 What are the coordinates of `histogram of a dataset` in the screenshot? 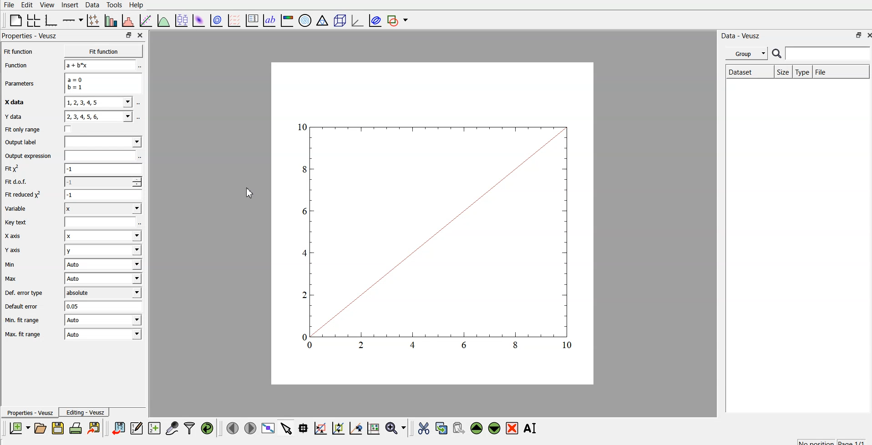 It's located at (127, 20).